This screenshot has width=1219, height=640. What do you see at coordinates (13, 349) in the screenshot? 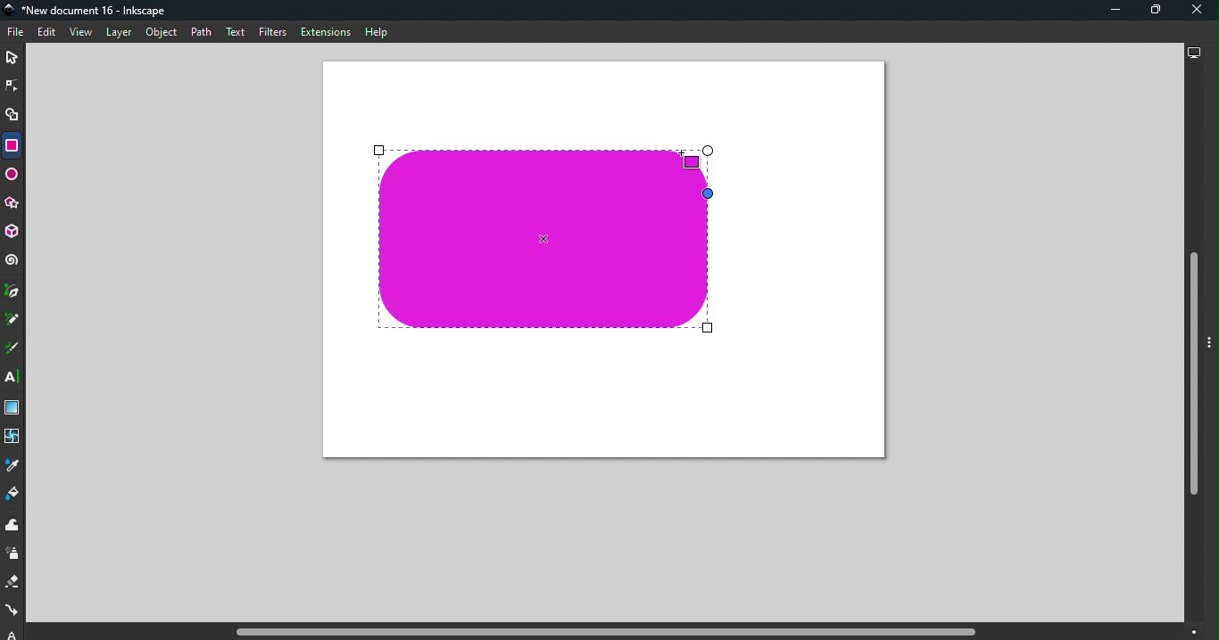
I see `Calligraphy tool` at bounding box center [13, 349].